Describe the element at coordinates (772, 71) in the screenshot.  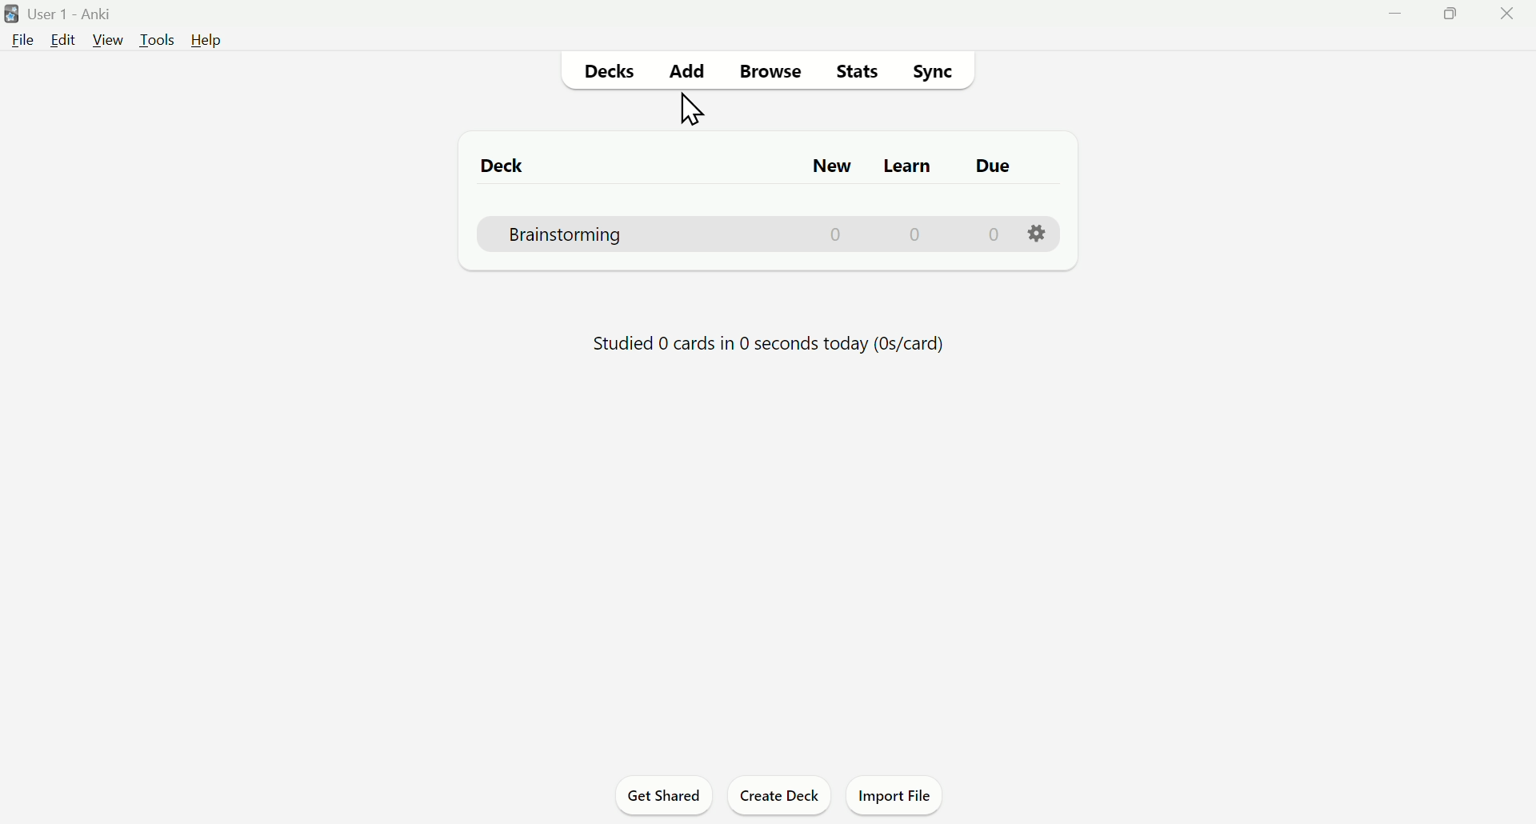
I see `Browse` at that location.